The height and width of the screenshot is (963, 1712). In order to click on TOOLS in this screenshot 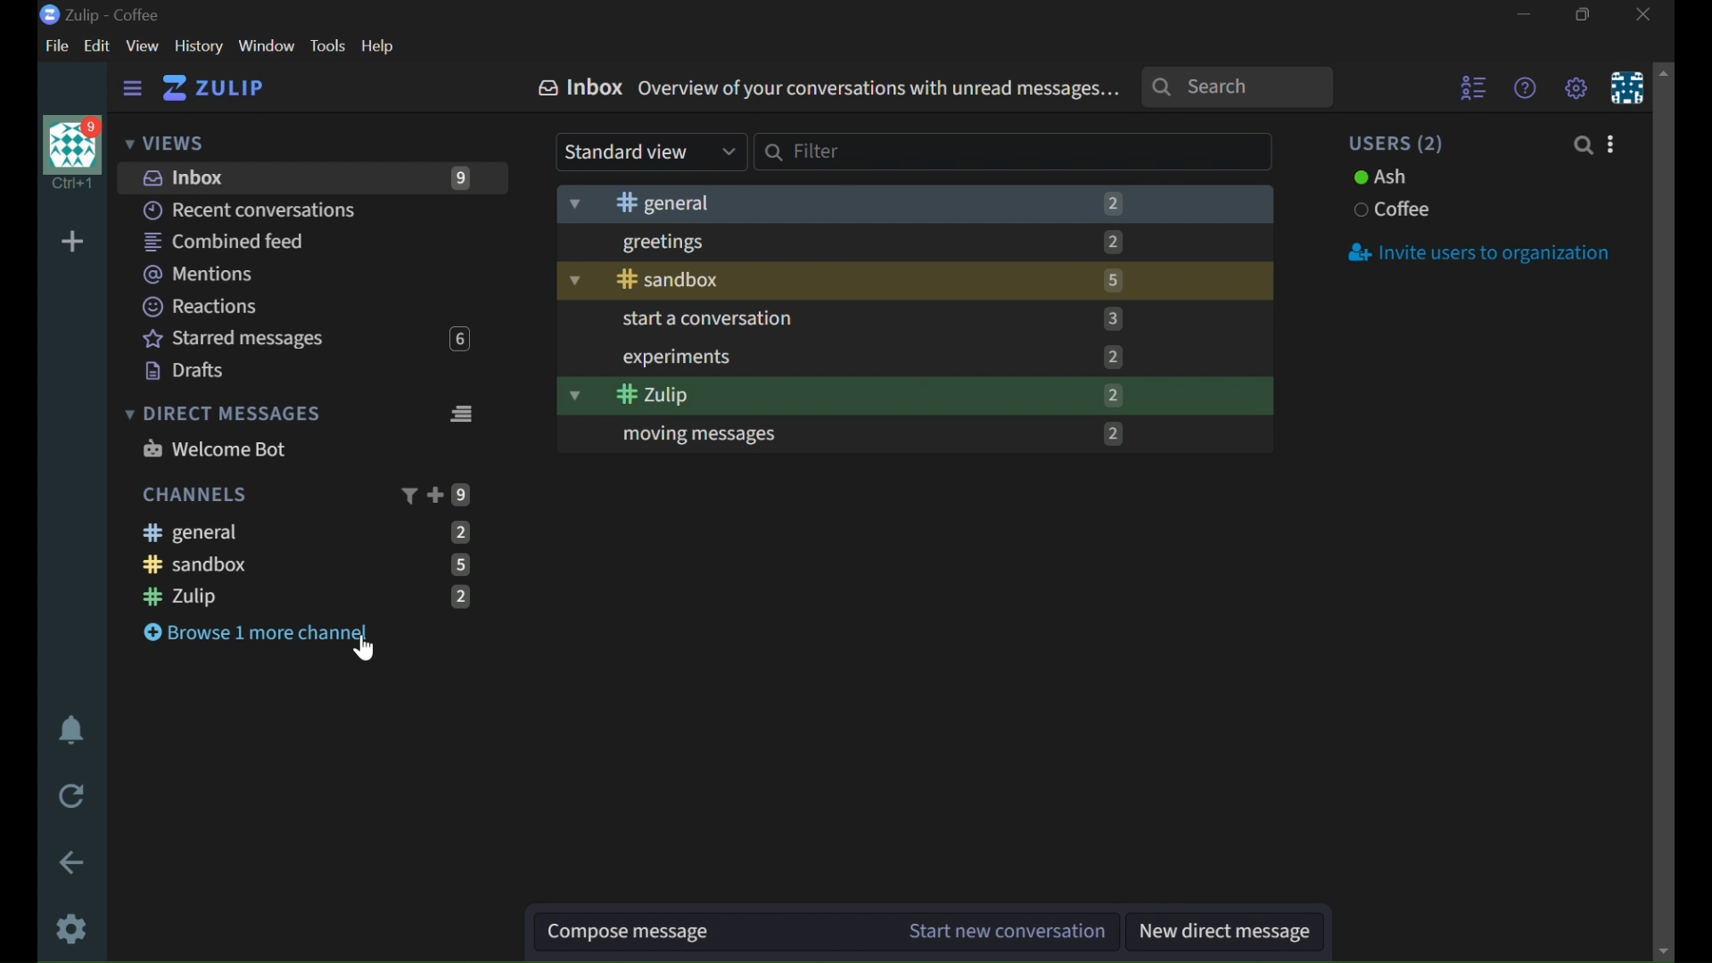, I will do `click(327, 45)`.